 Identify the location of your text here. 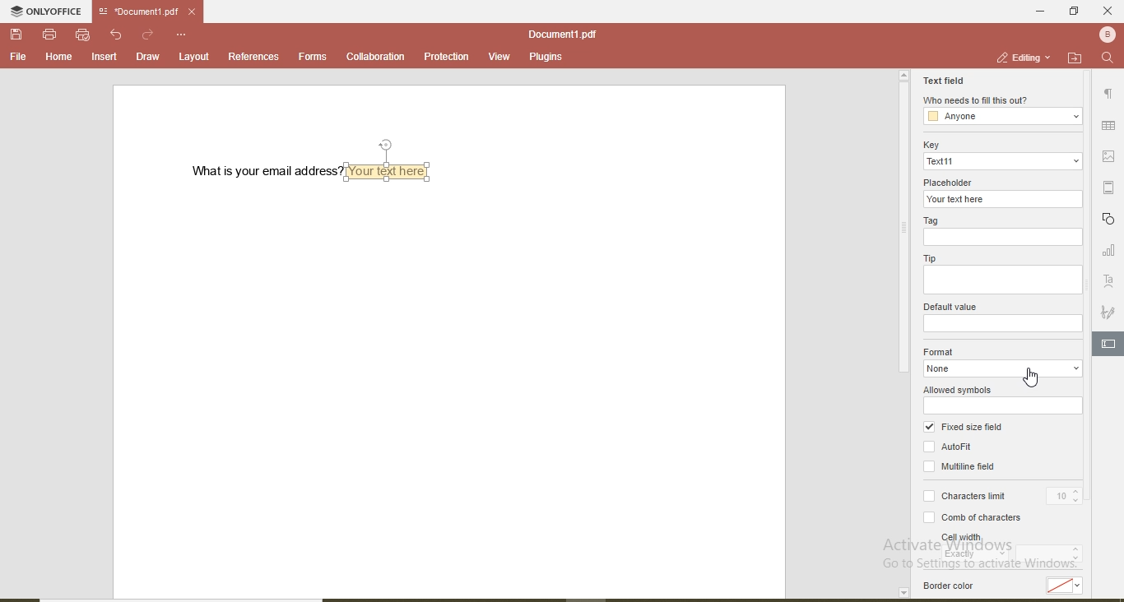
(1004, 199).